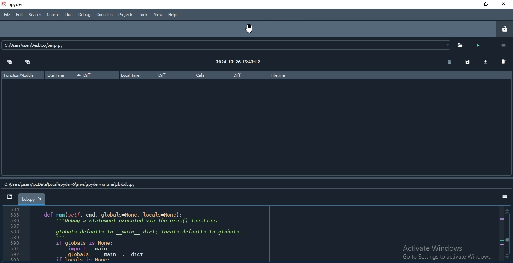 This screenshot has height=263, width=513. What do you see at coordinates (241, 61) in the screenshot?
I see `2024-12-26 13:42:12` at bounding box center [241, 61].